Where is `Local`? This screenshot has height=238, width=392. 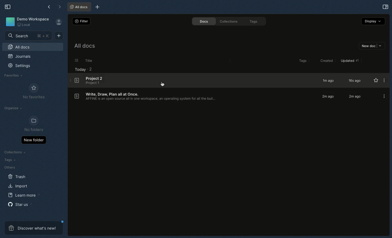
Local is located at coordinates (25, 25).